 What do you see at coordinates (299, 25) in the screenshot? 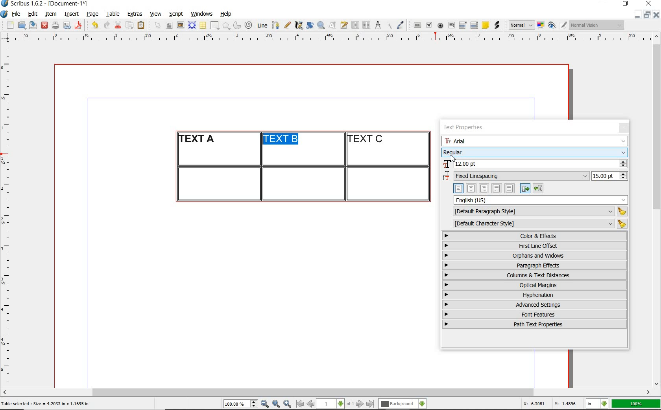
I see `calligraphic line` at bounding box center [299, 25].